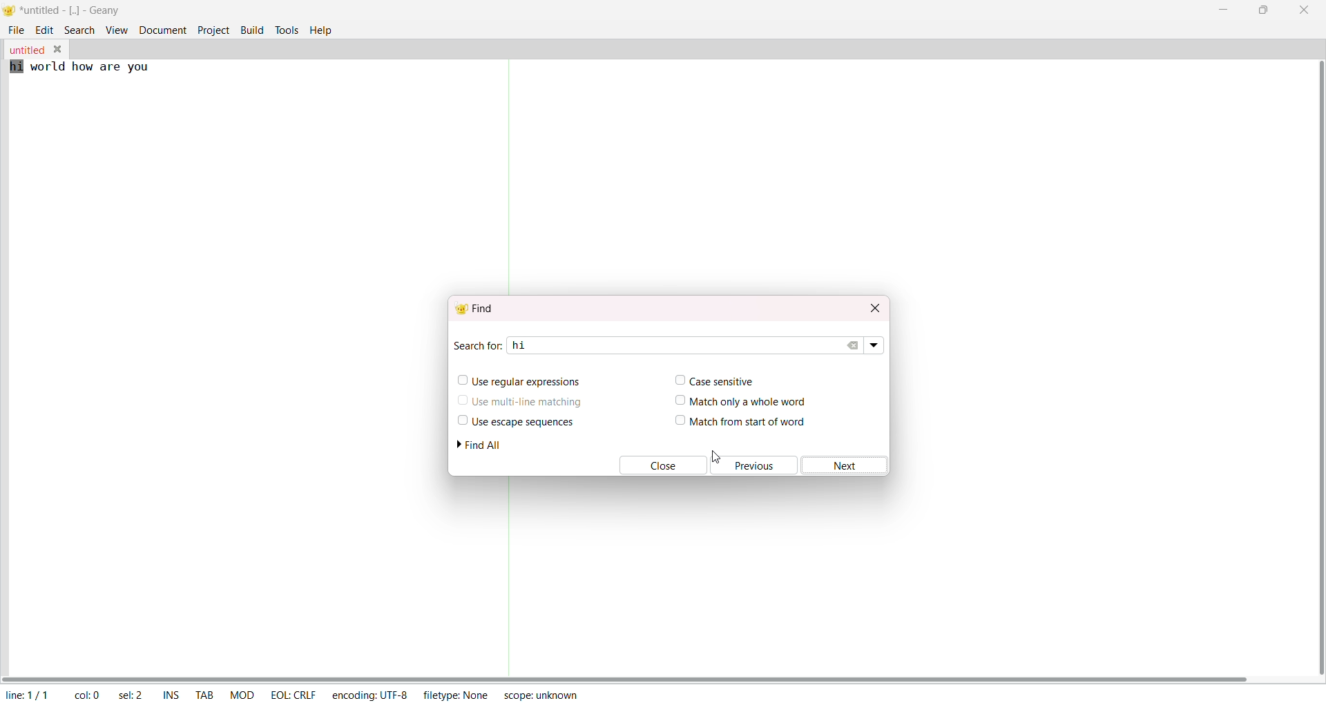  Describe the element at coordinates (89, 694) in the screenshot. I see `col: 22` at that location.